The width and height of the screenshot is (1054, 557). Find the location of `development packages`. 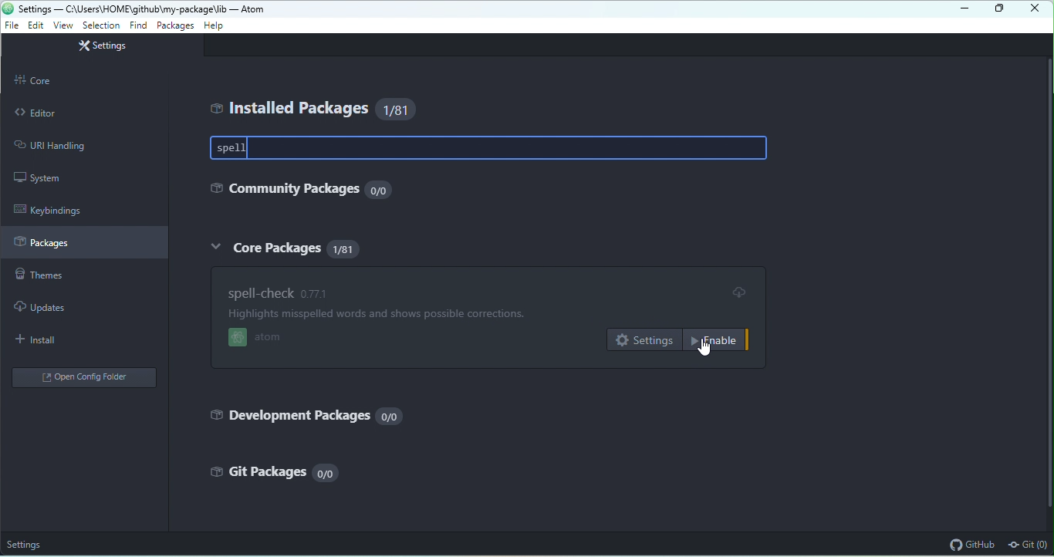

development packages is located at coordinates (287, 417).